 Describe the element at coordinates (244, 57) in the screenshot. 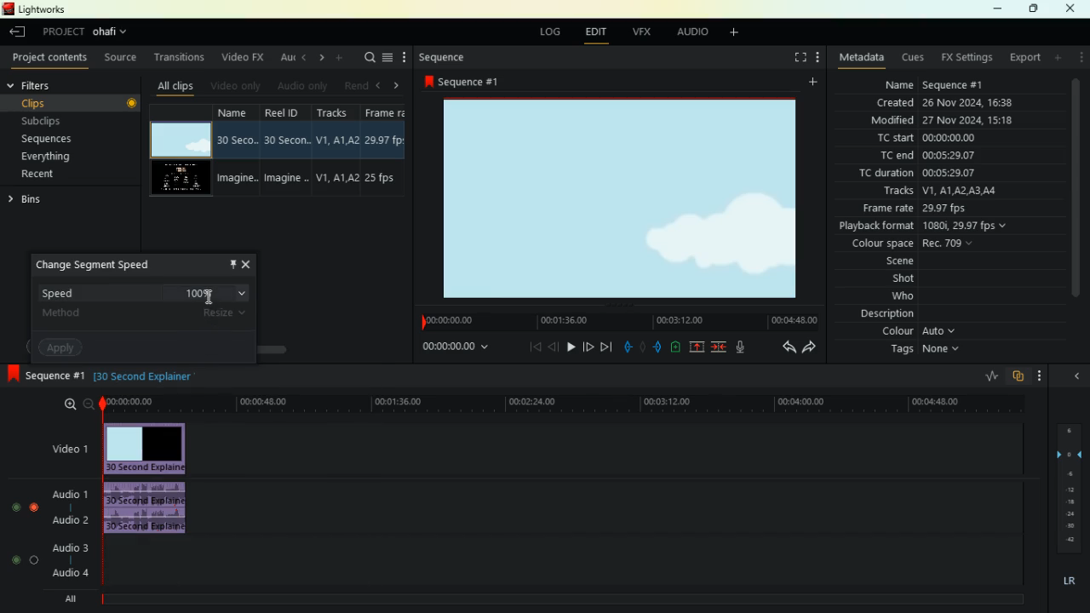

I see `video fx` at that location.